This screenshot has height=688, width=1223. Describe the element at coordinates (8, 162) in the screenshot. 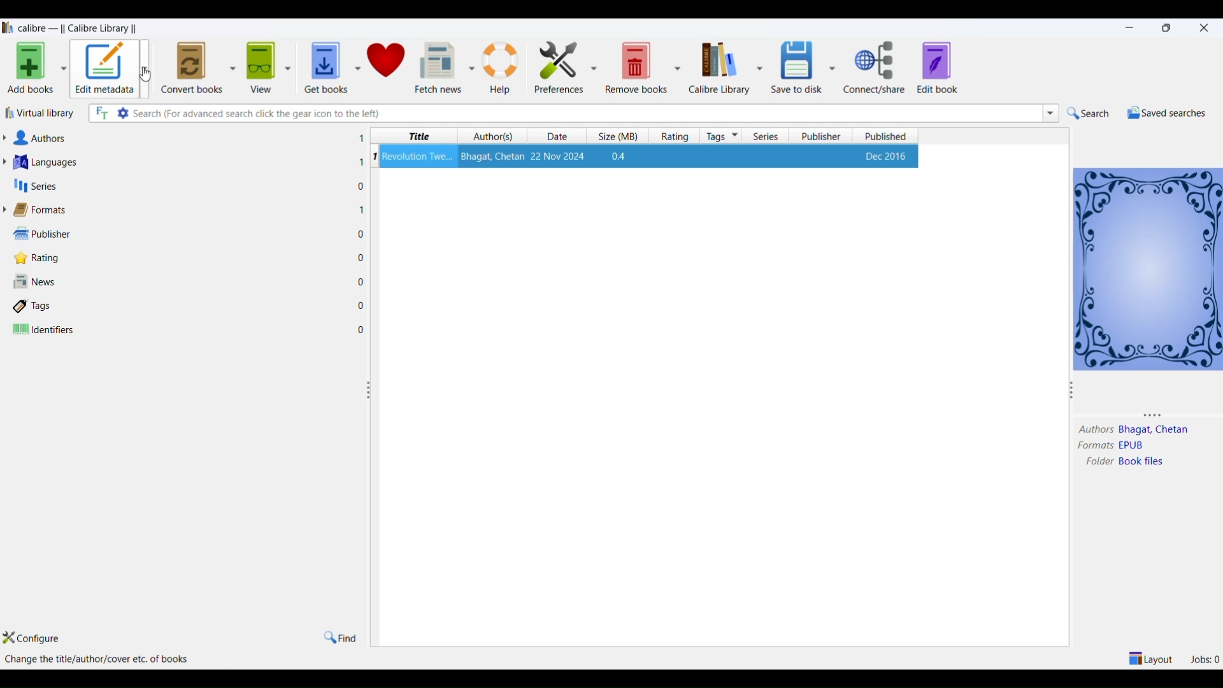

I see `view all languages dropdown button` at that location.